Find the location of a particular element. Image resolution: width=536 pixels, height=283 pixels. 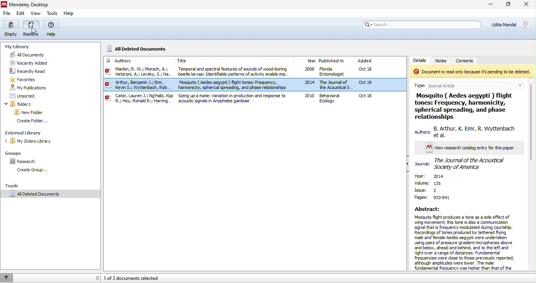

title is located at coordinates (192, 61).